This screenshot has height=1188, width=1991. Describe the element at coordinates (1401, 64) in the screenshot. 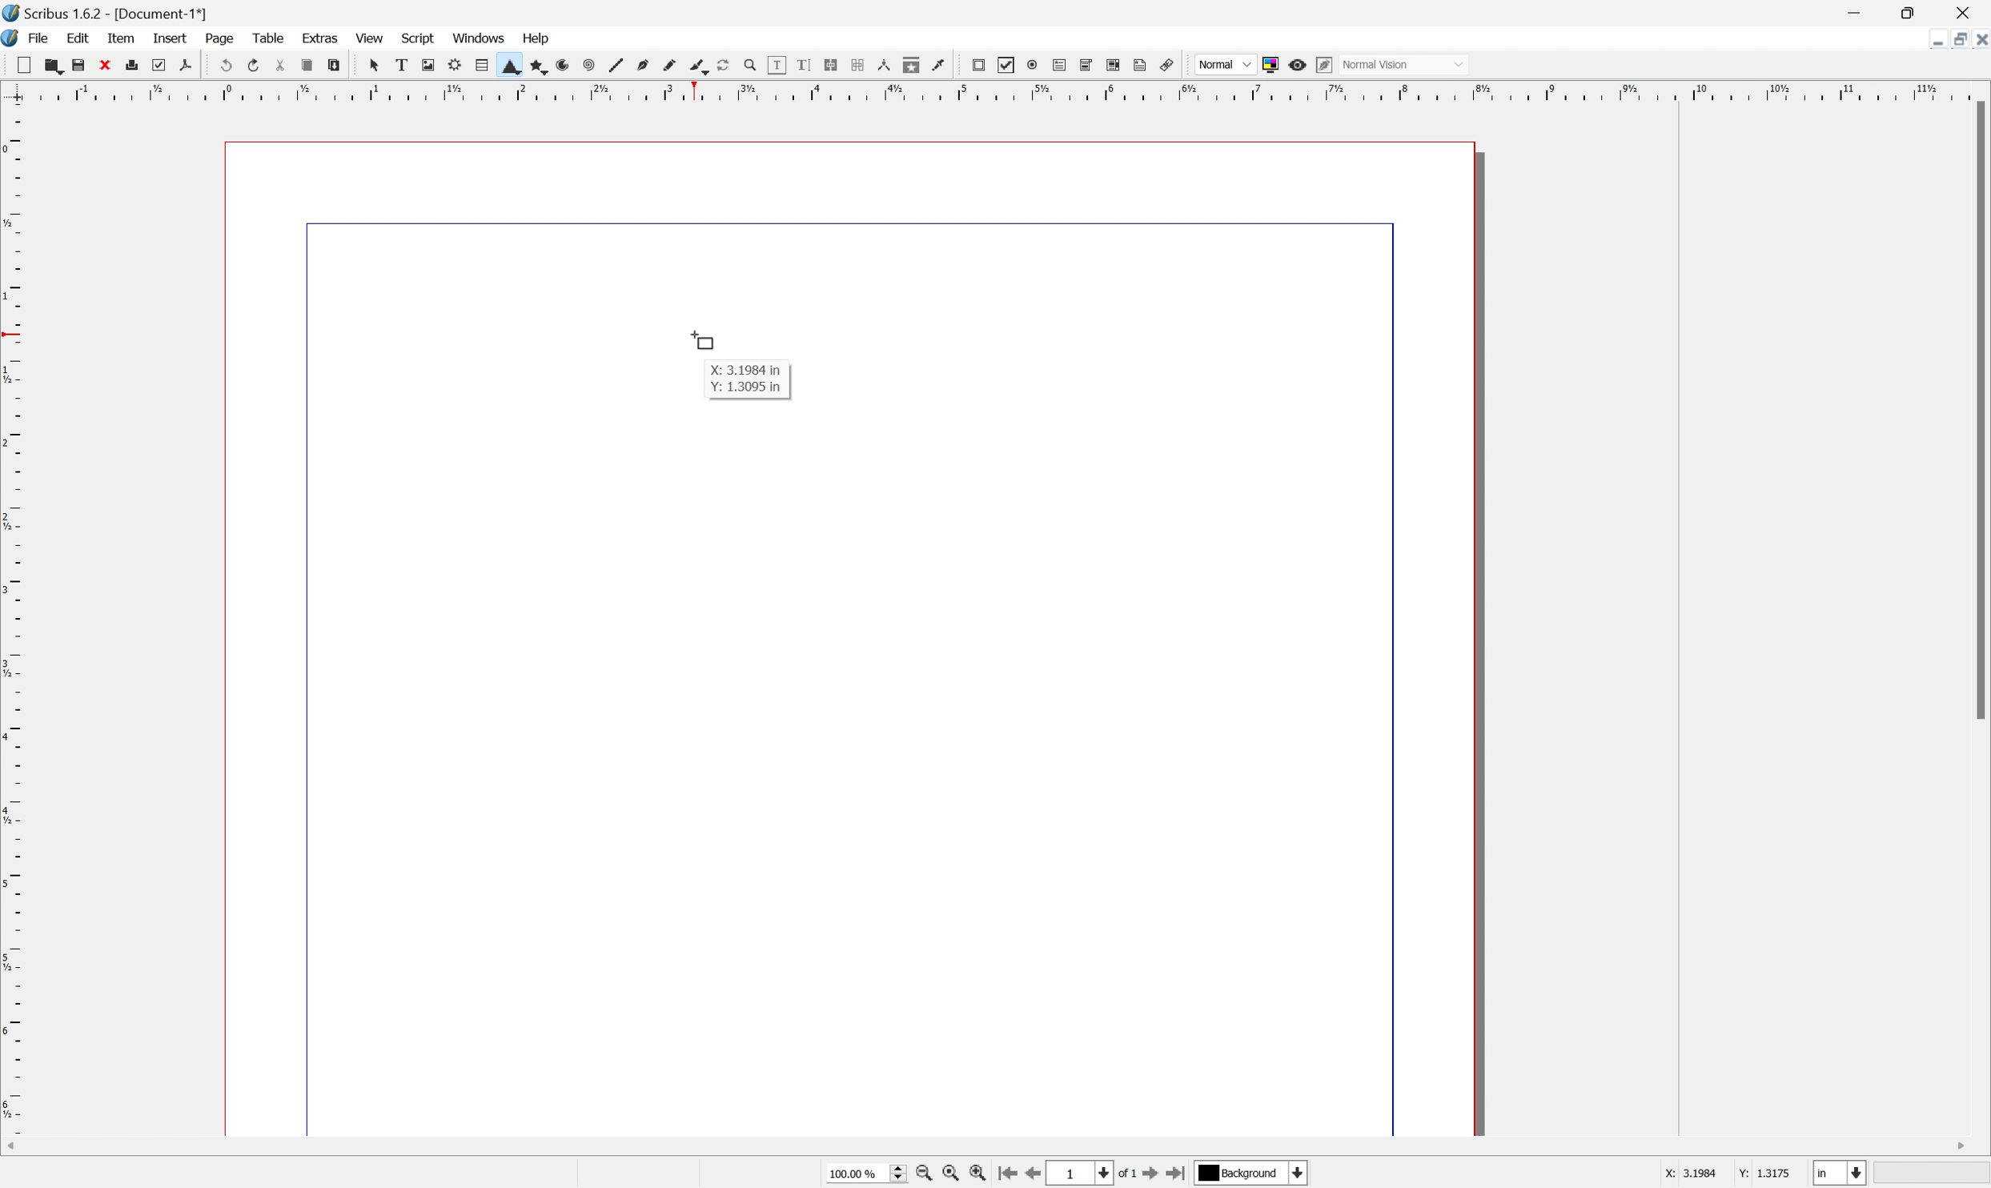

I see `Normal Vision` at that location.